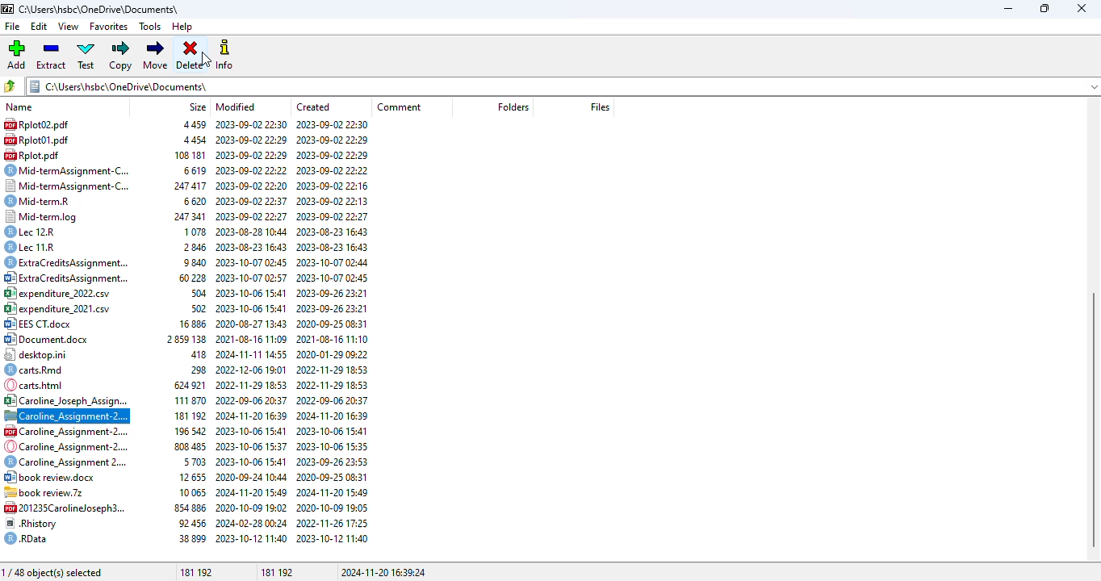 The width and height of the screenshot is (1101, 581). What do you see at coordinates (182, 27) in the screenshot?
I see `help` at bounding box center [182, 27].